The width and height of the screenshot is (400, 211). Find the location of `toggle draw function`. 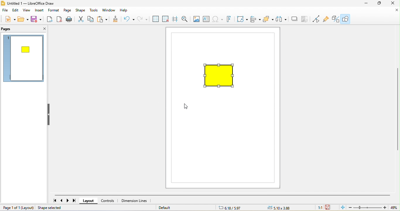

toggle draw function is located at coordinates (335, 18).